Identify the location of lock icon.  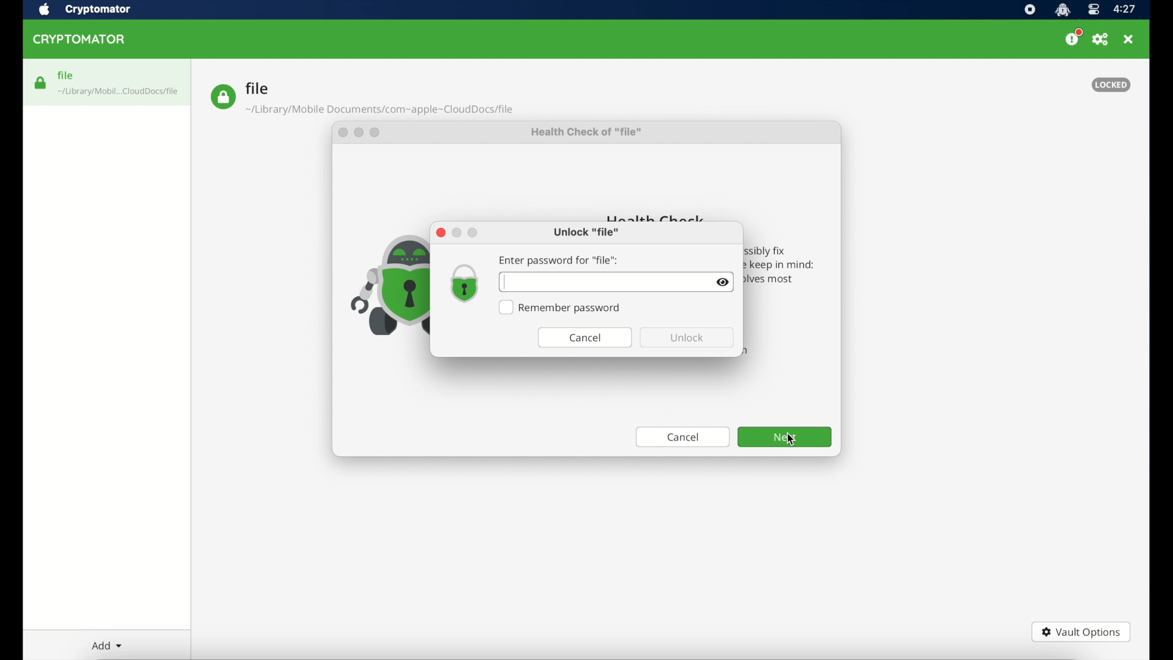
(463, 284).